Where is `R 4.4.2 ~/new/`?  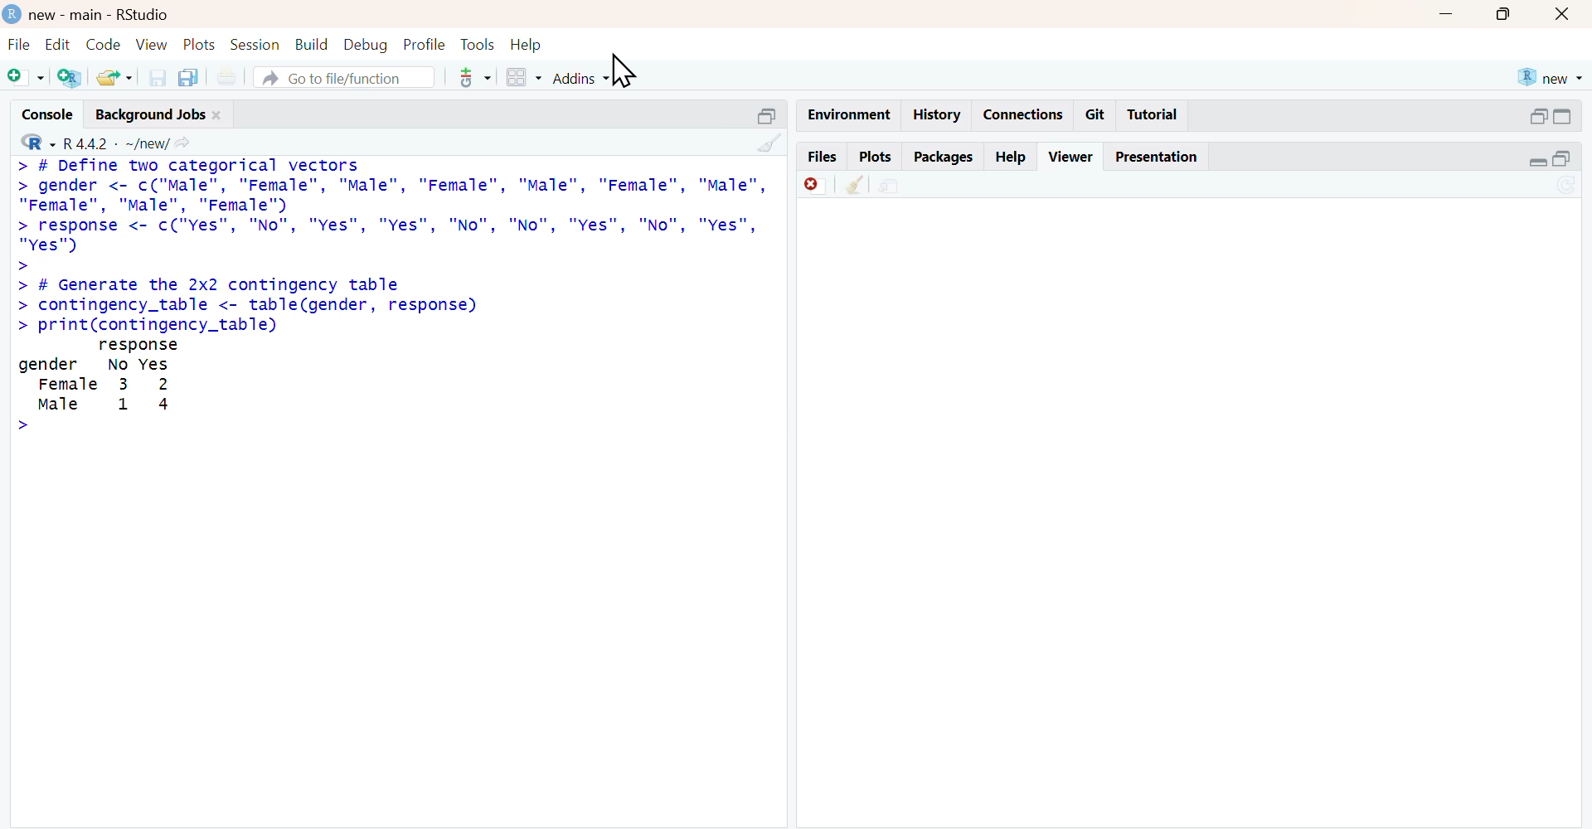
R 4.4.2 ~/new/ is located at coordinates (117, 144).